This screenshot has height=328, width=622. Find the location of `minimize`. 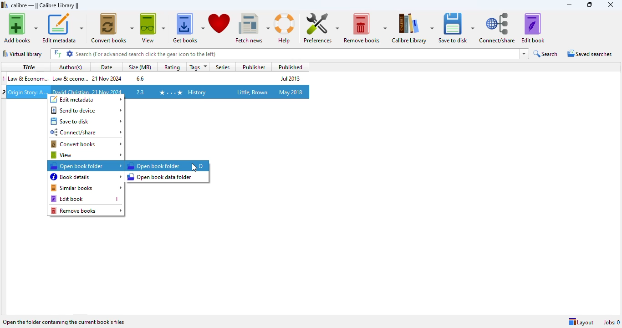

minimize is located at coordinates (569, 5).